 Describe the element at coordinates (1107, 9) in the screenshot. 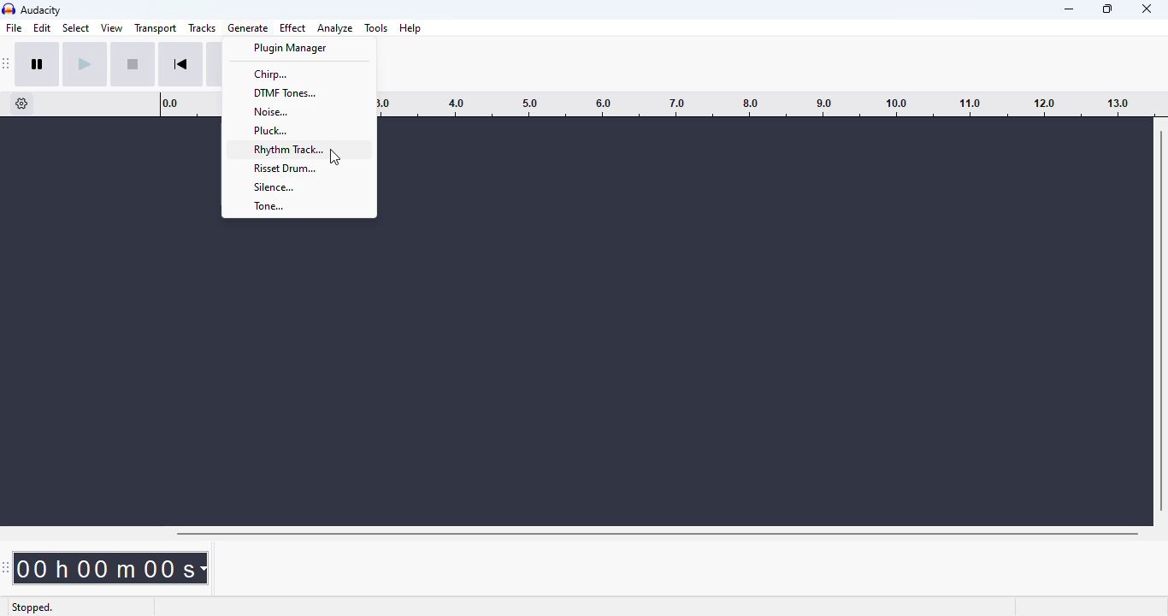

I see `maximize` at that location.